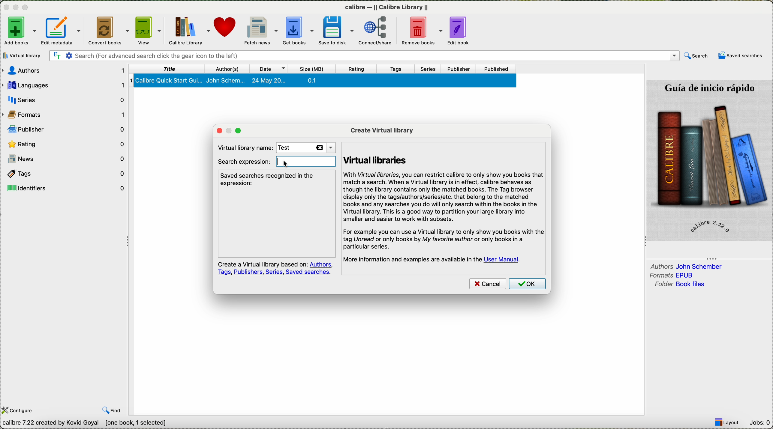  I want to click on book, so click(324, 81).